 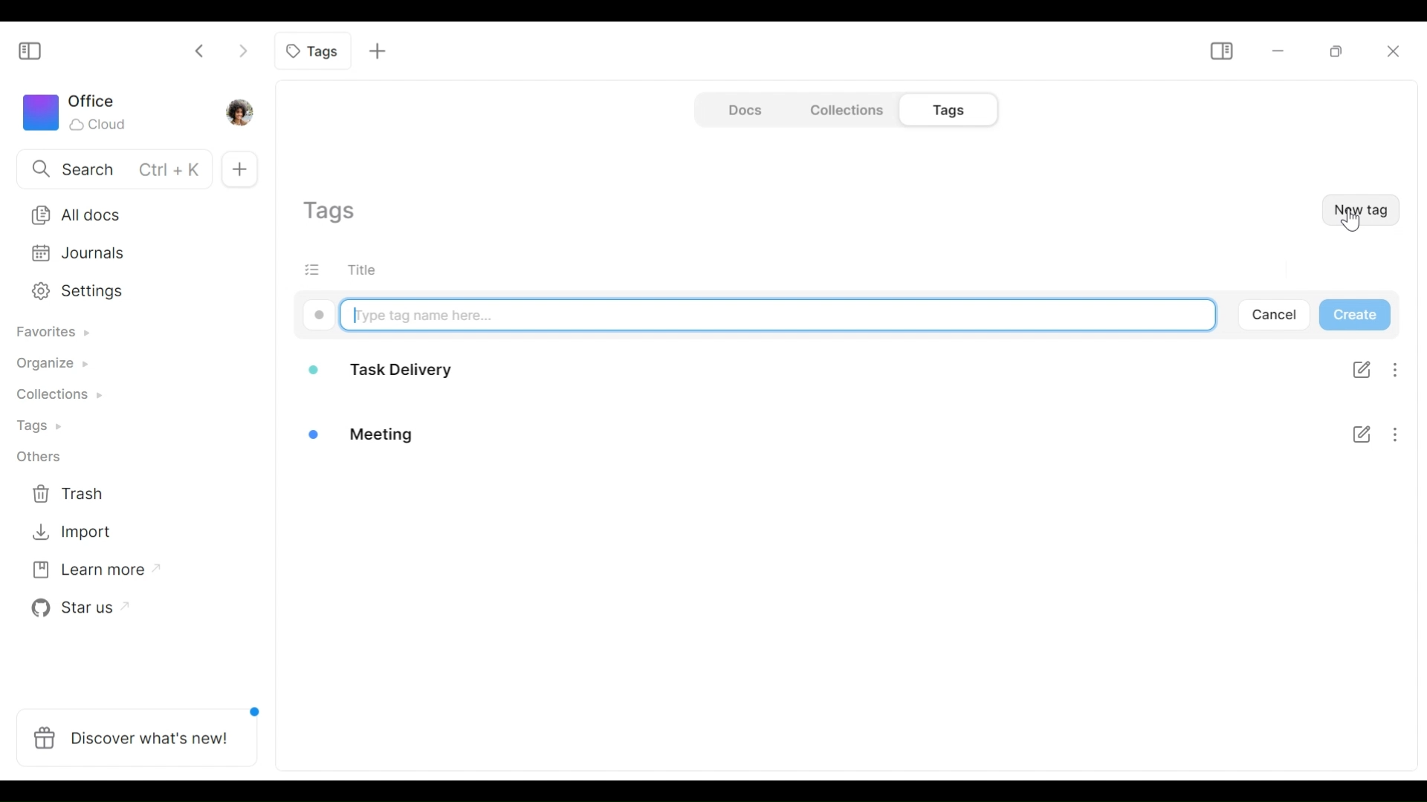 What do you see at coordinates (334, 213) in the screenshot?
I see `Show current tags` at bounding box center [334, 213].